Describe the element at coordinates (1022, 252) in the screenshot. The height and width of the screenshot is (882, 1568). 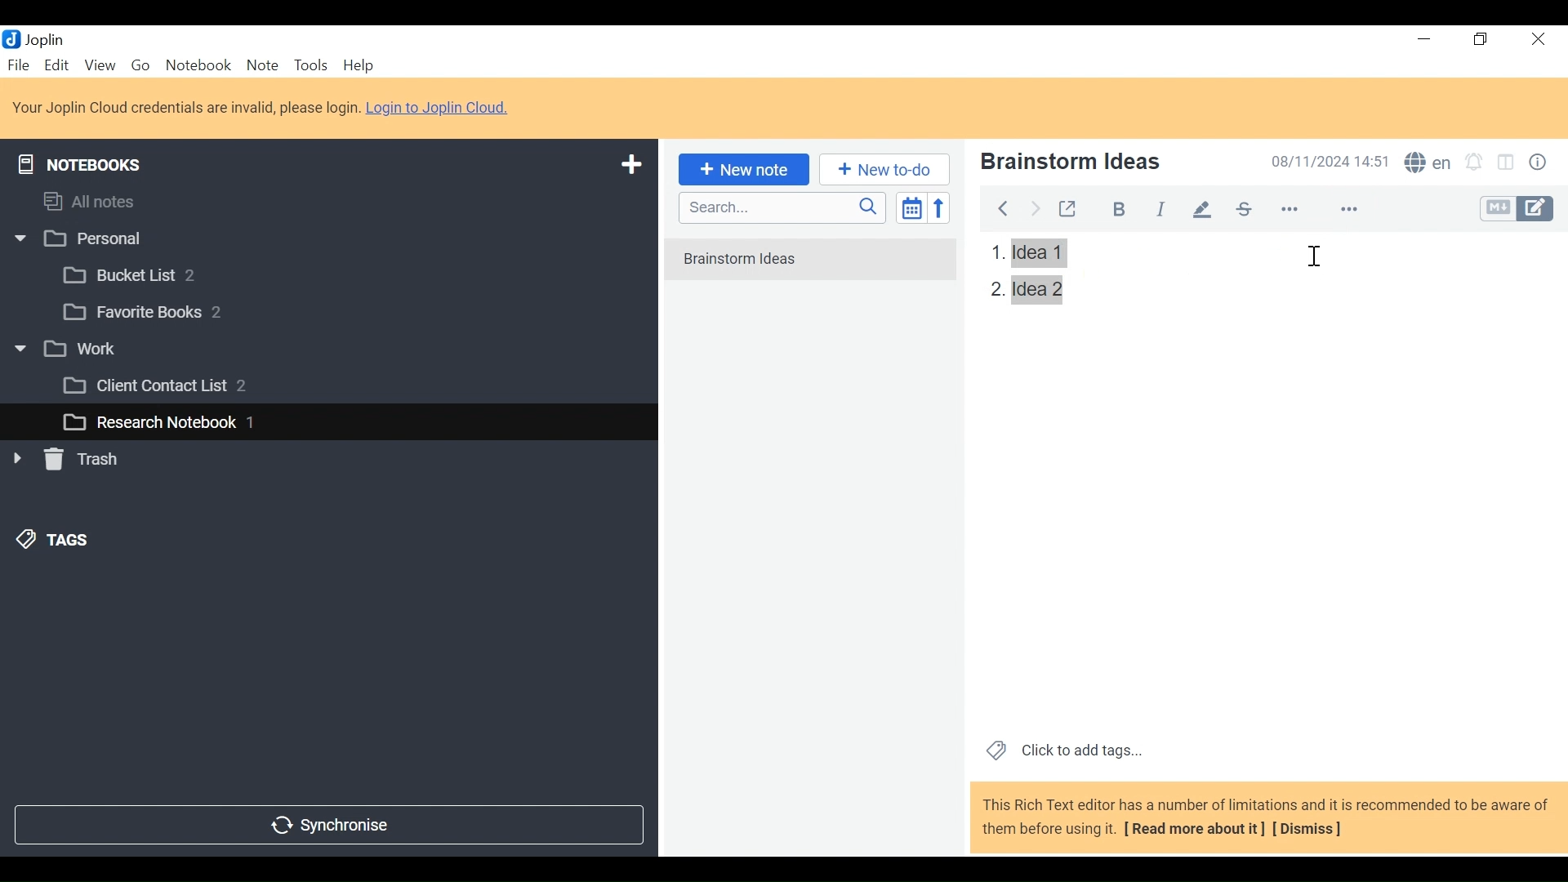
I see `Note View` at that location.